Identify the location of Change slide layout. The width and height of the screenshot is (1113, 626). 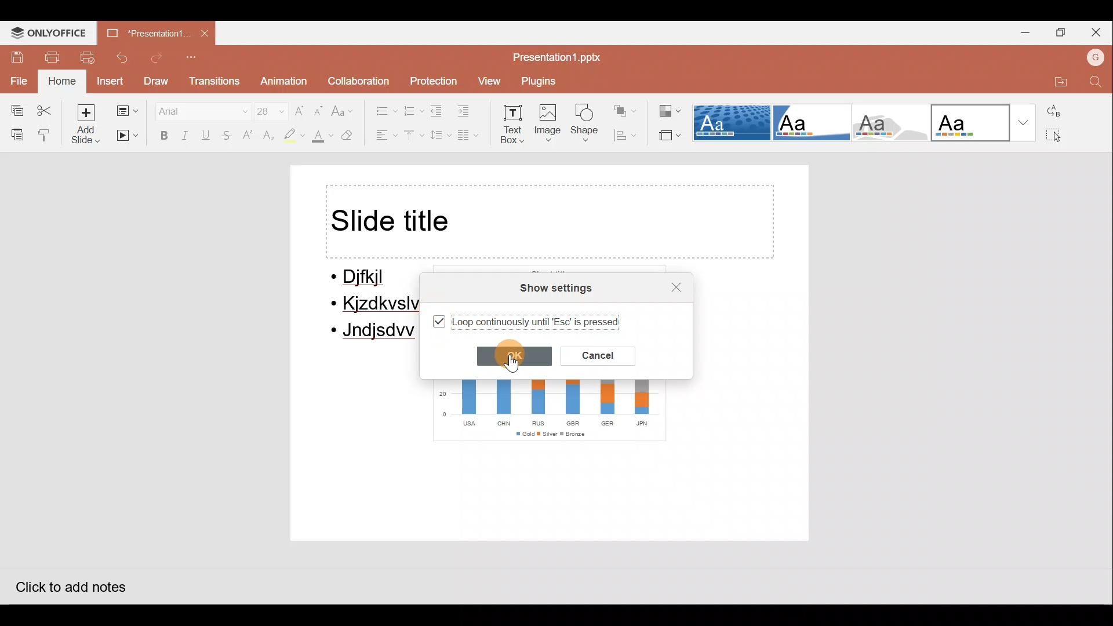
(129, 111).